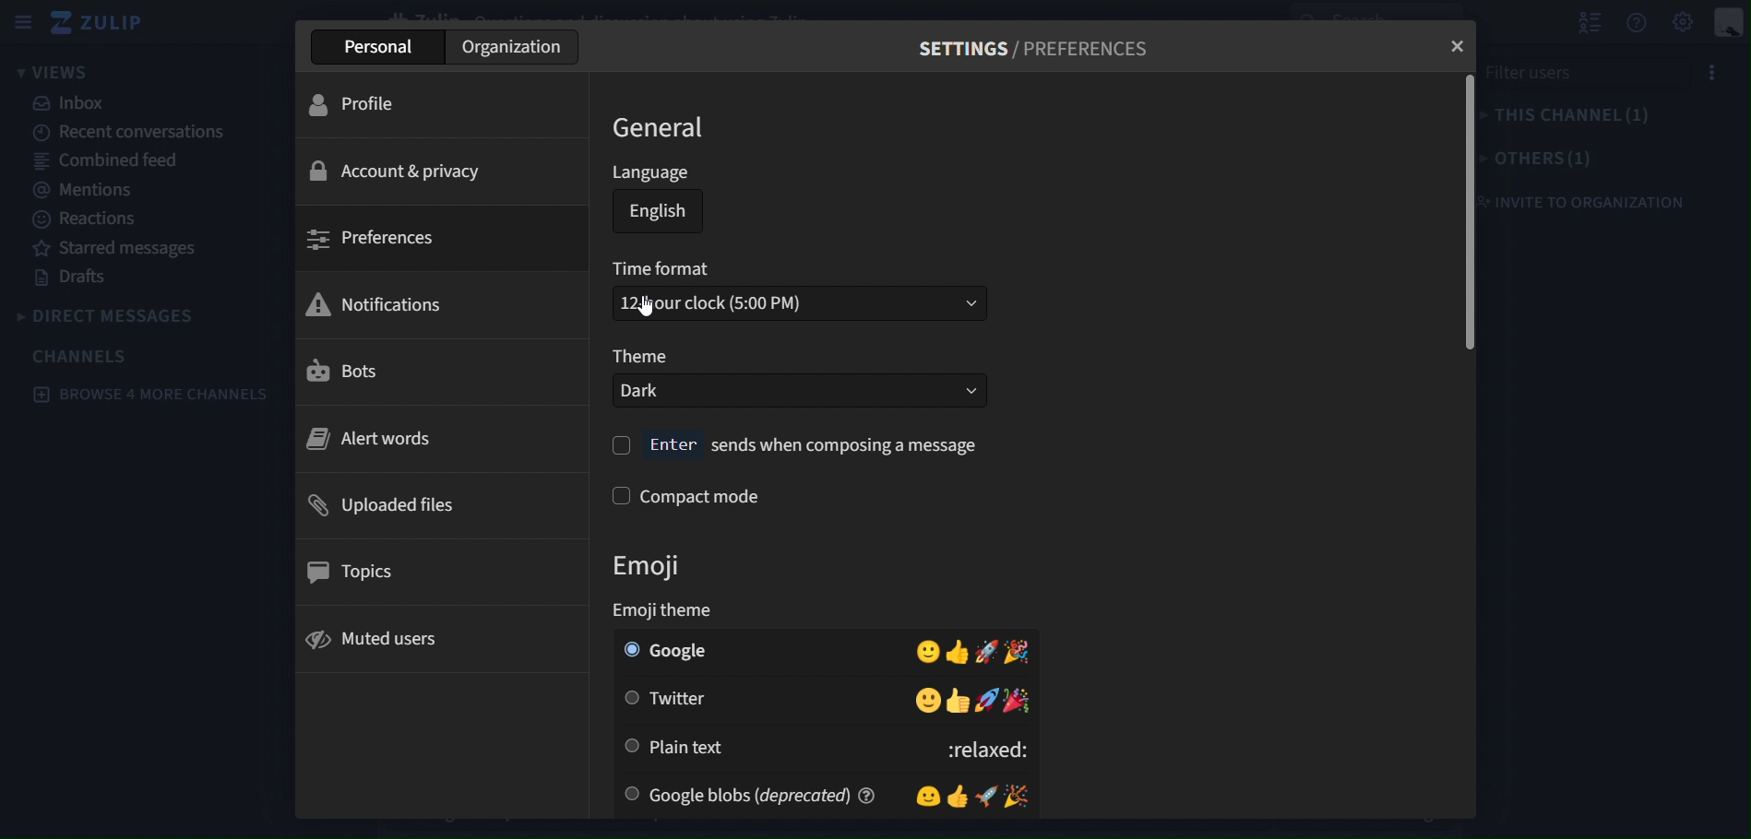 The image size is (1751, 839). I want to click on check box, so click(621, 446).